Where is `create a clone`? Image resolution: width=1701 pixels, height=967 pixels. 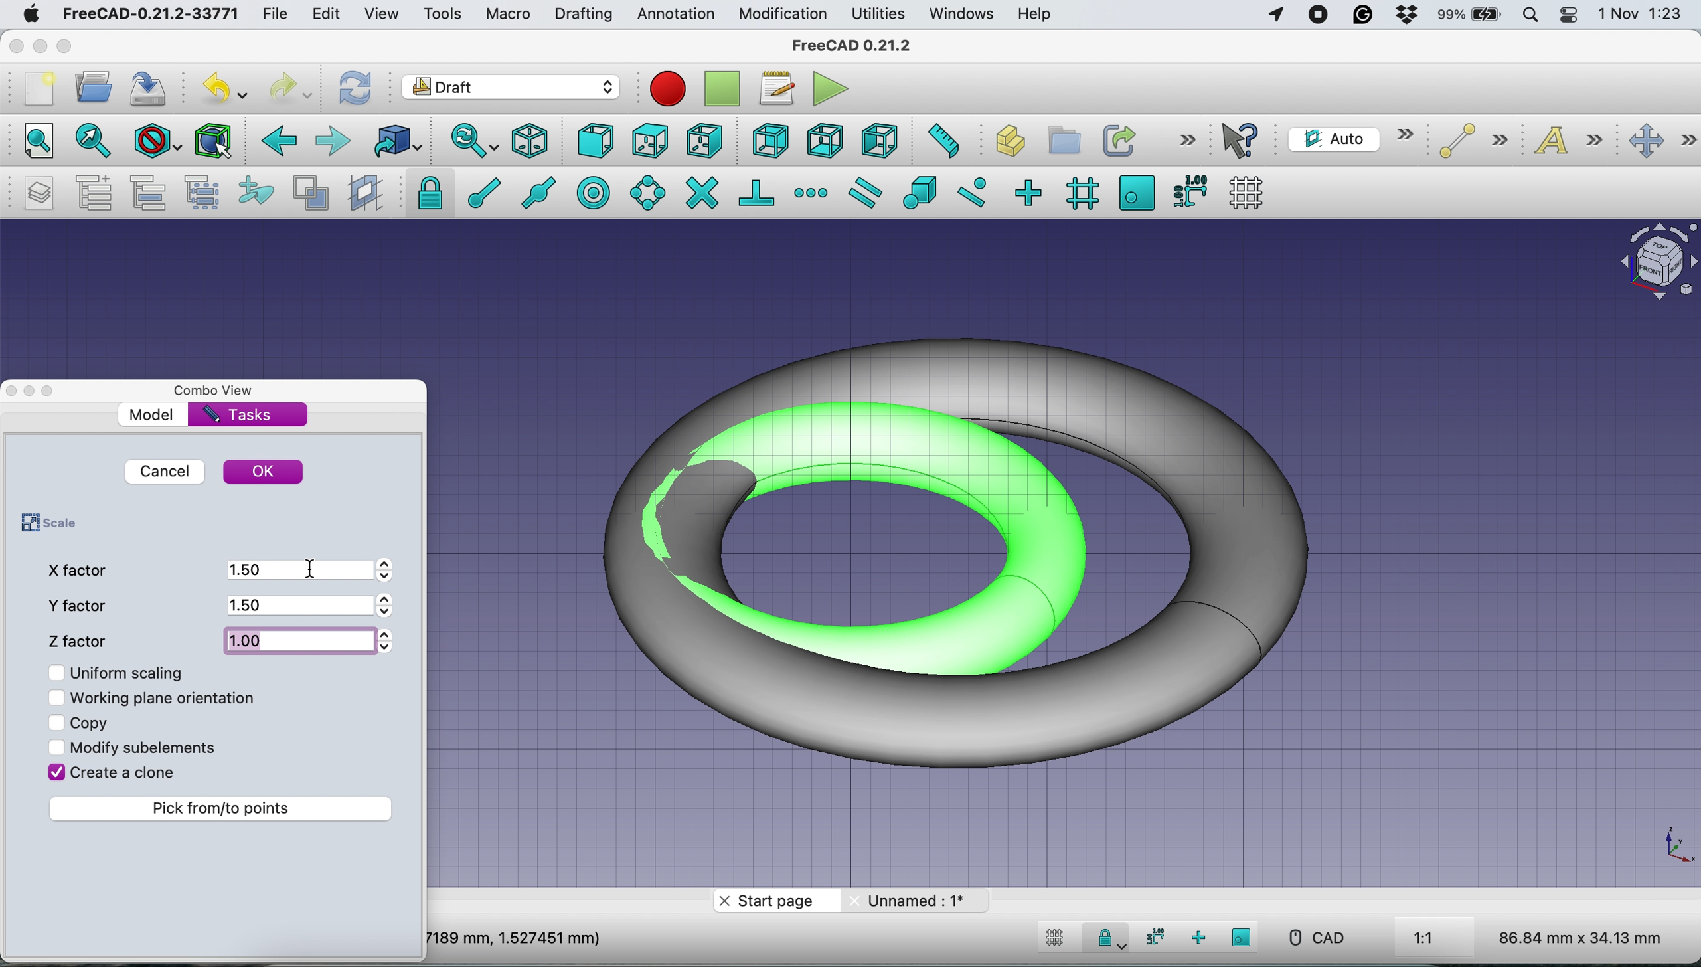
create a clone is located at coordinates (125, 775).